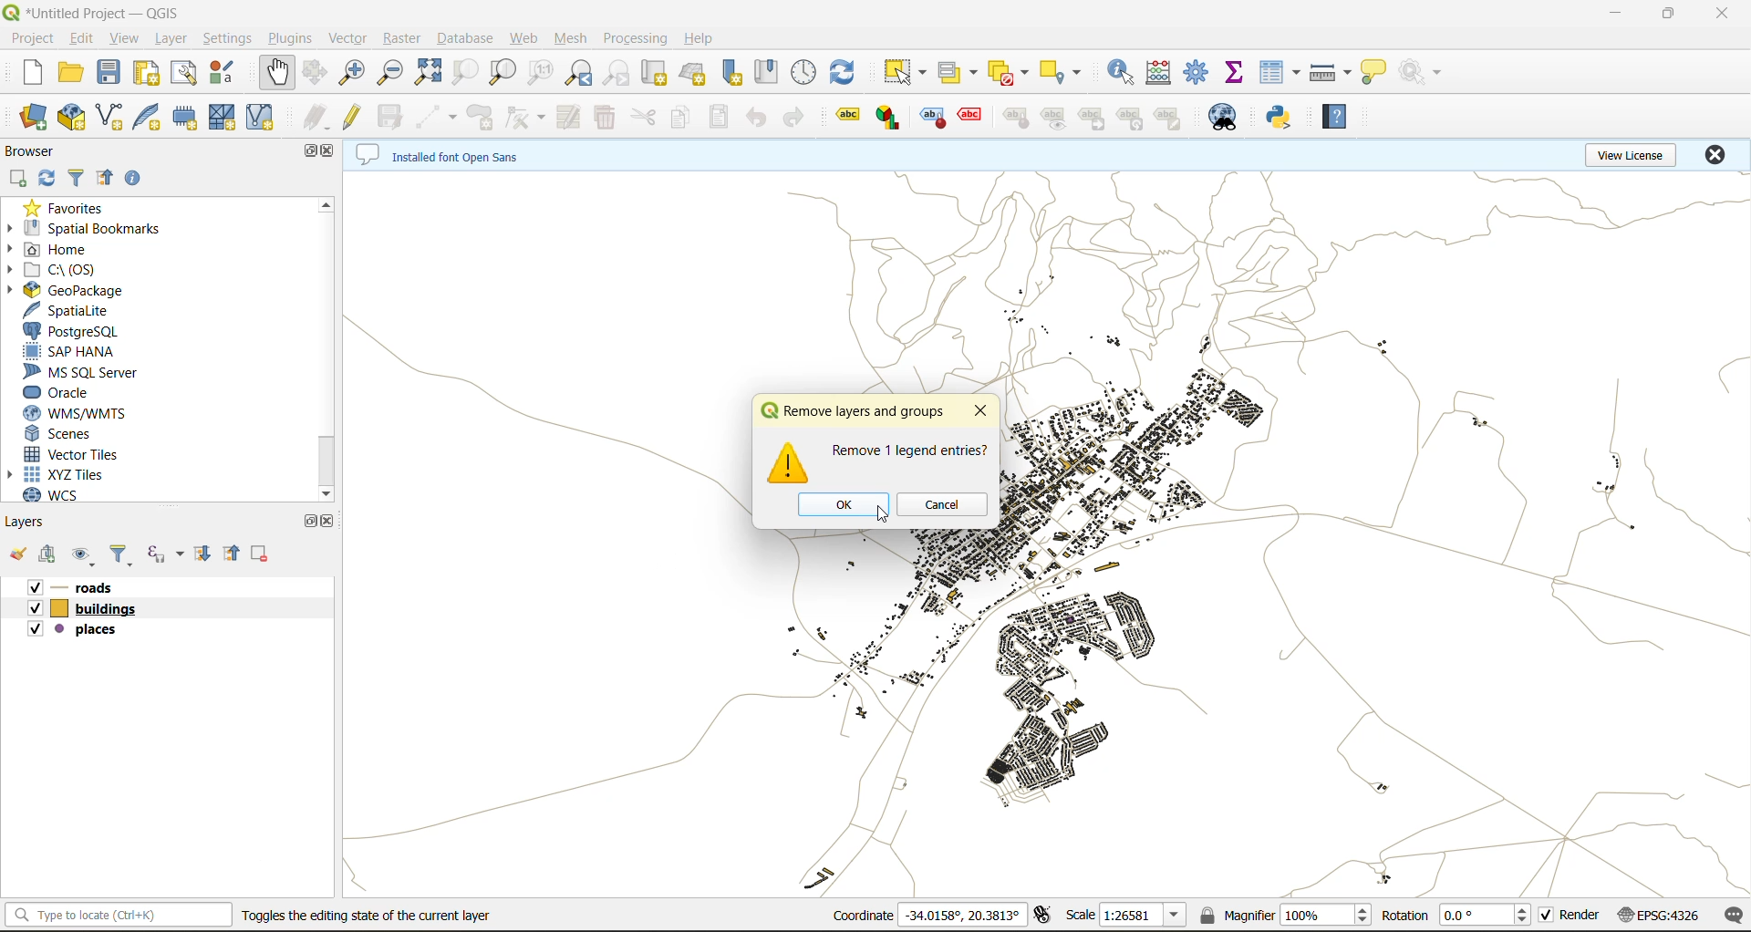  What do you see at coordinates (694, 71) in the screenshot?
I see `new 3d map` at bounding box center [694, 71].